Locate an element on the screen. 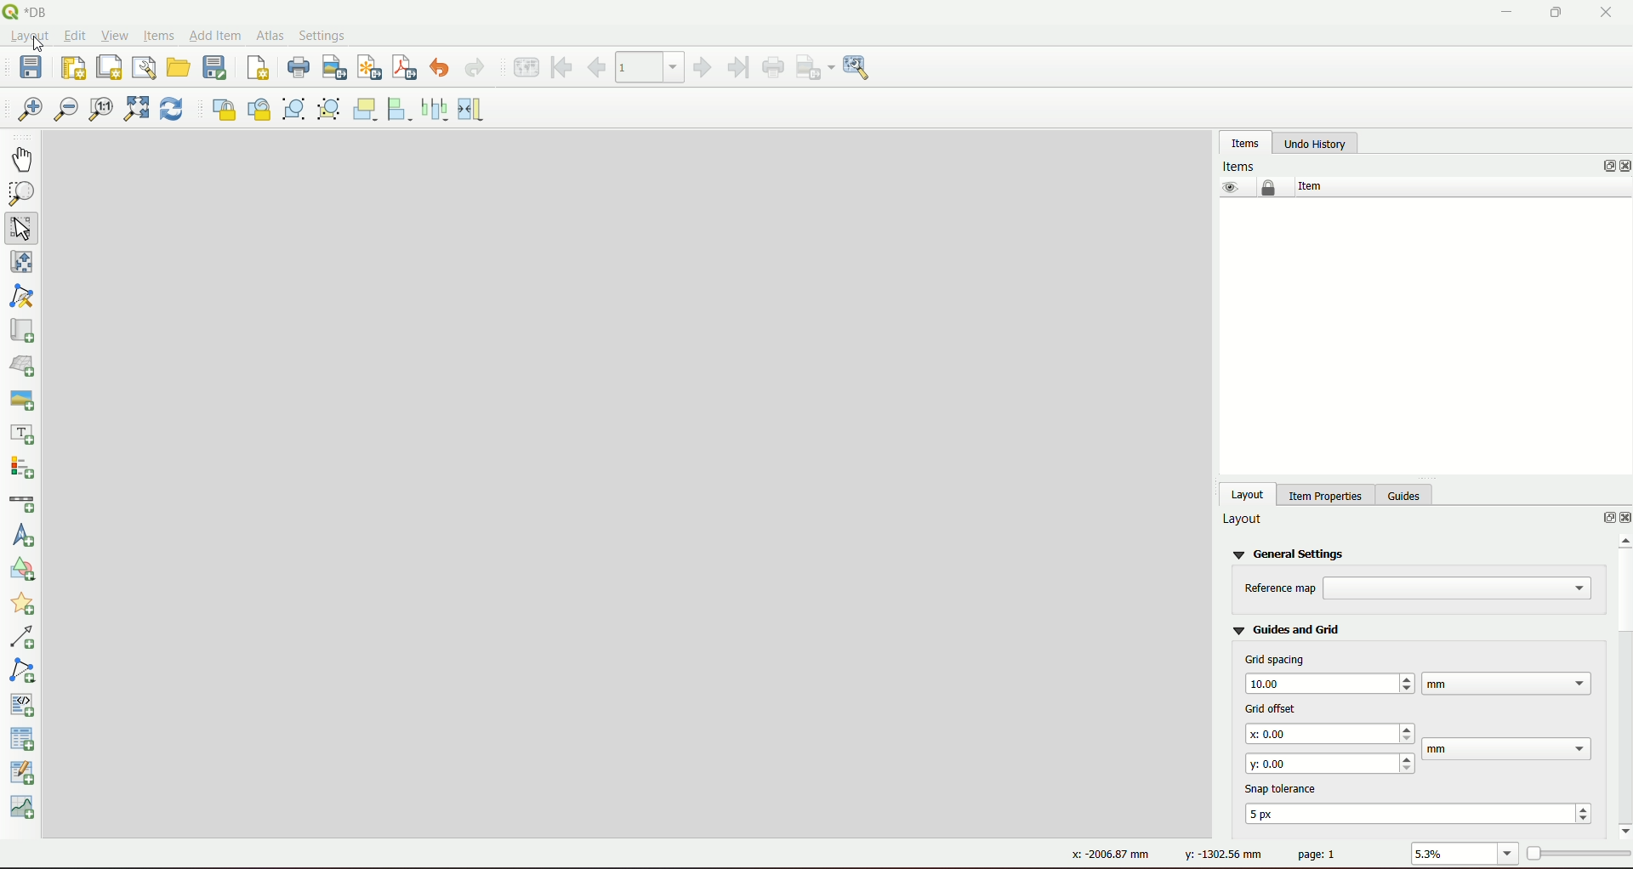 This screenshot has height=869, width=1633. export as pdf is located at coordinates (405, 68).